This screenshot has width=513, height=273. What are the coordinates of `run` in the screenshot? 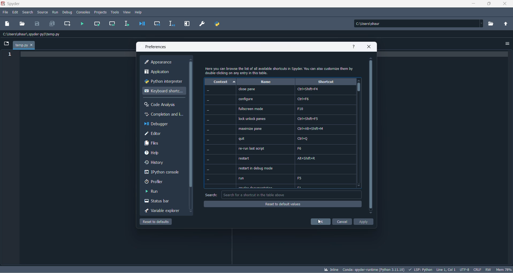 It's located at (242, 178).